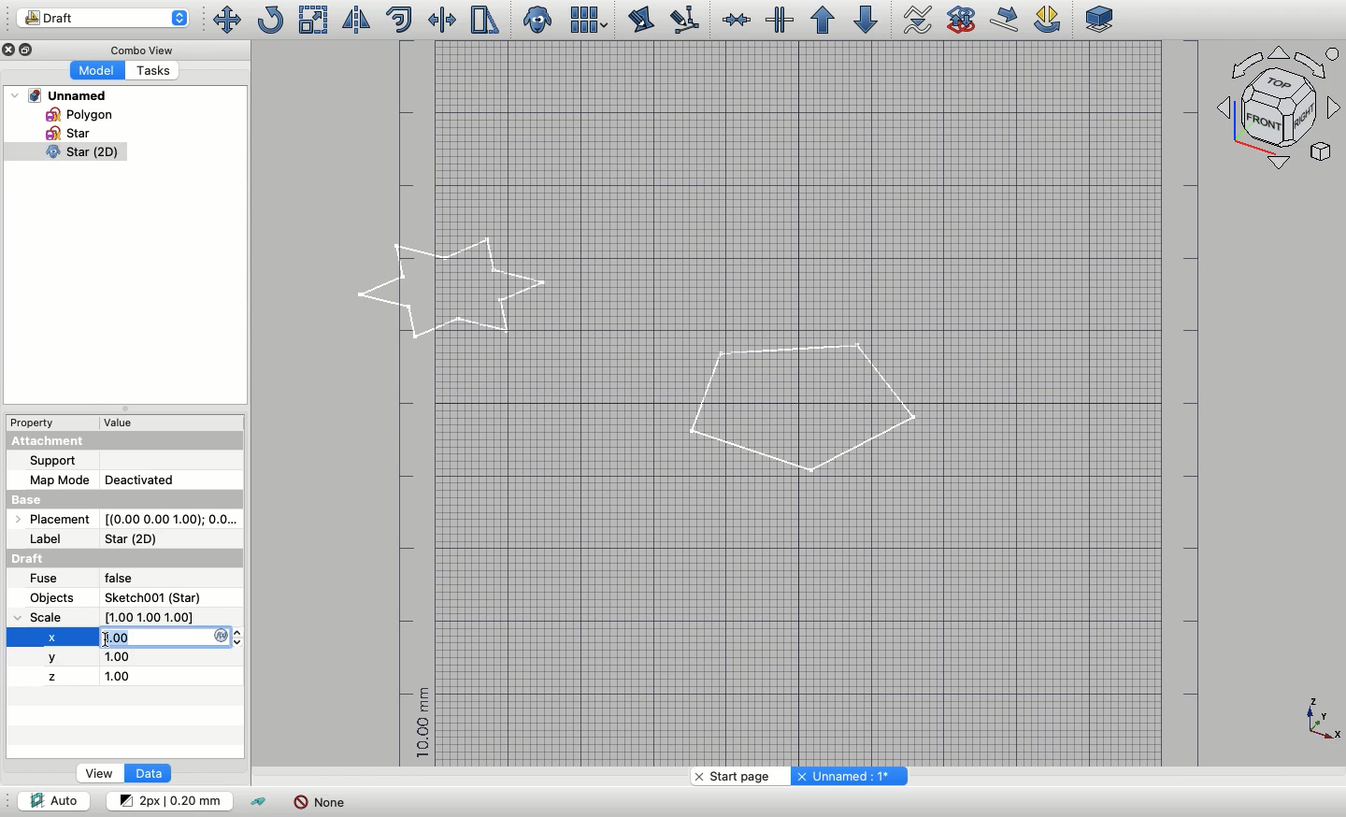  What do you see at coordinates (153, 597) in the screenshot?
I see `Sketch001 (Star)` at bounding box center [153, 597].